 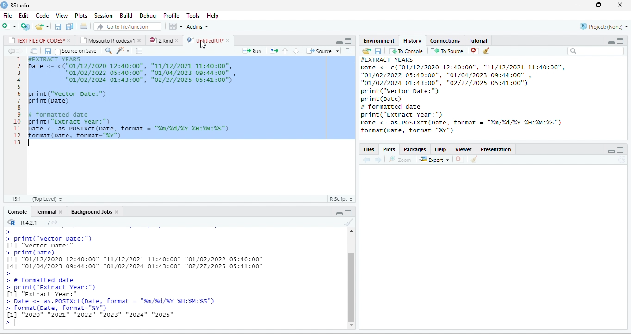 What do you see at coordinates (620, 150) in the screenshot?
I see `maximize` at bounding box center [620, 150].